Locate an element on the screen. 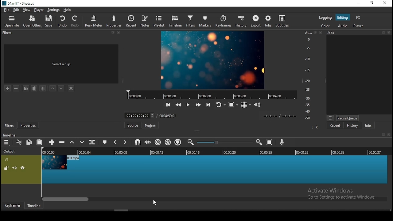 The width and height of the screenshot is (393, 221). editing is located at coordinates (343, 17).